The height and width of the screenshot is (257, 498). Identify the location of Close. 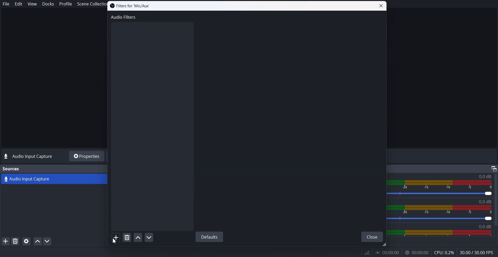
(381, 6).